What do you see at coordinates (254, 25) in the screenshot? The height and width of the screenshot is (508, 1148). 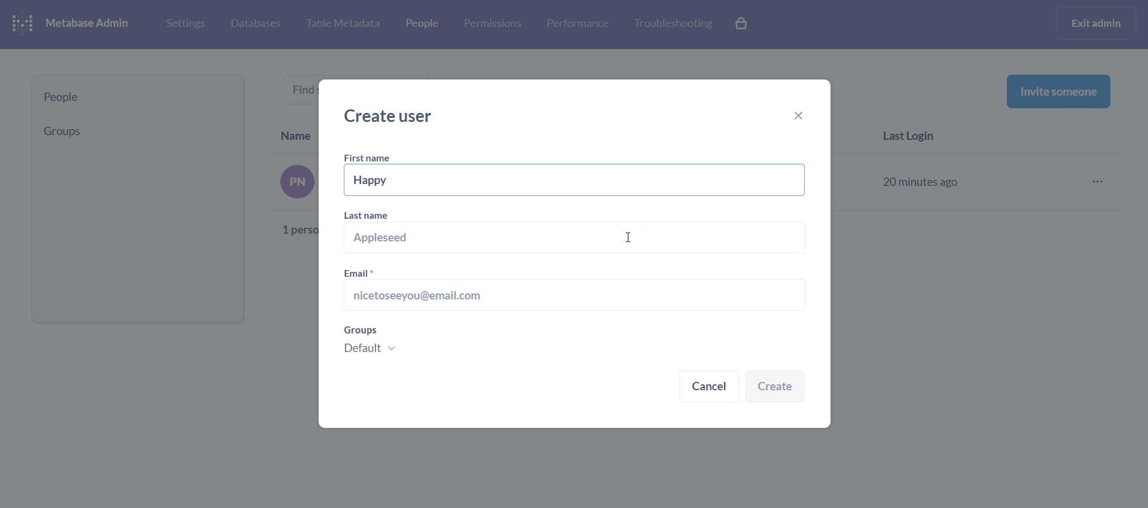 I see `database` at bounding box center [254, 25].